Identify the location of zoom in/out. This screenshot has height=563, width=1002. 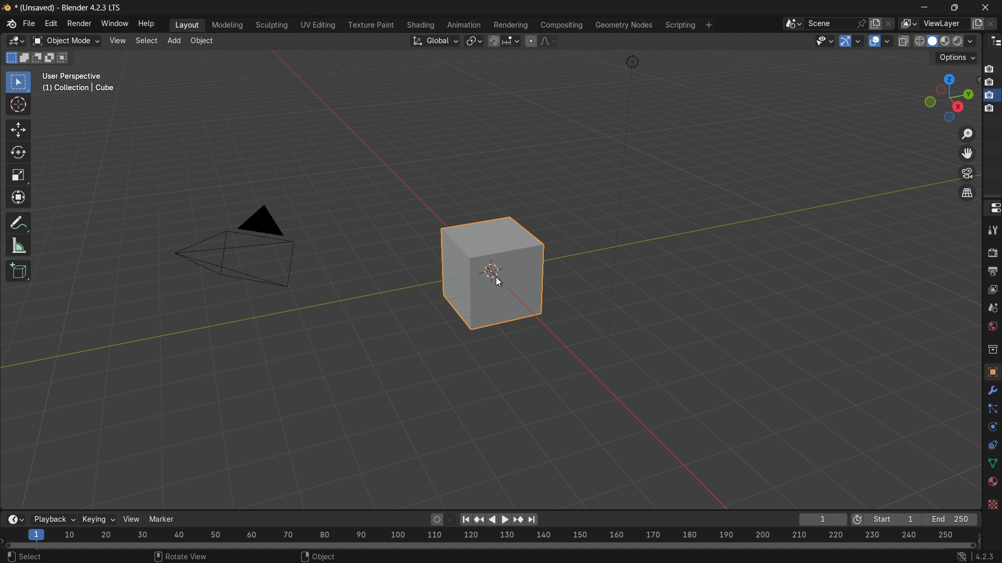
(968, 134).